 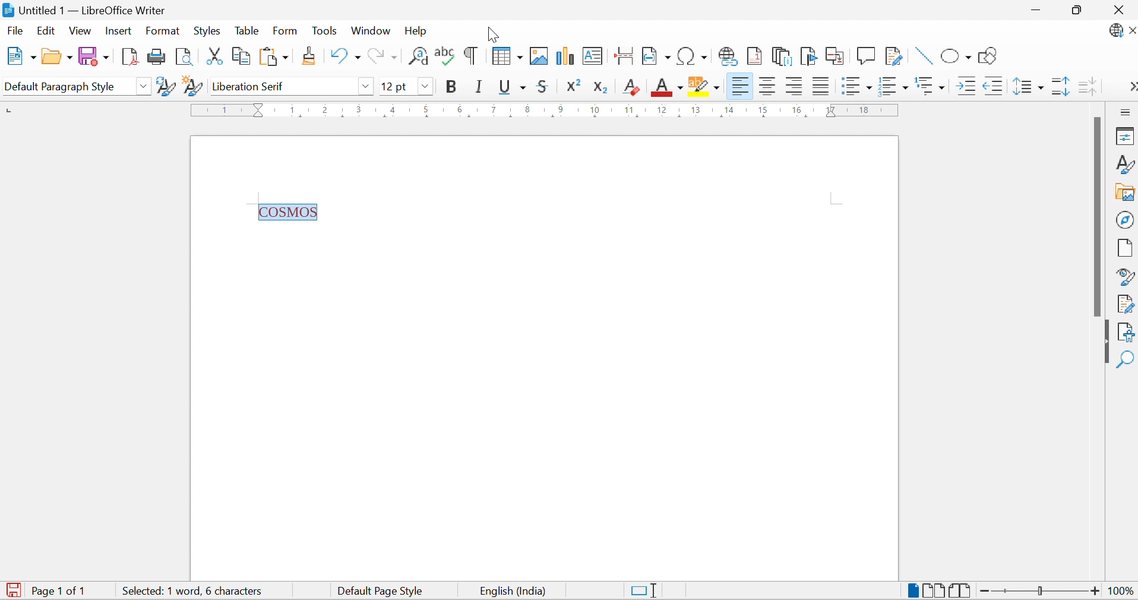 What do you see at coordinates (545, 87) in the screenshot?
I see `Strikethrough` at bounding box center [545, 87].